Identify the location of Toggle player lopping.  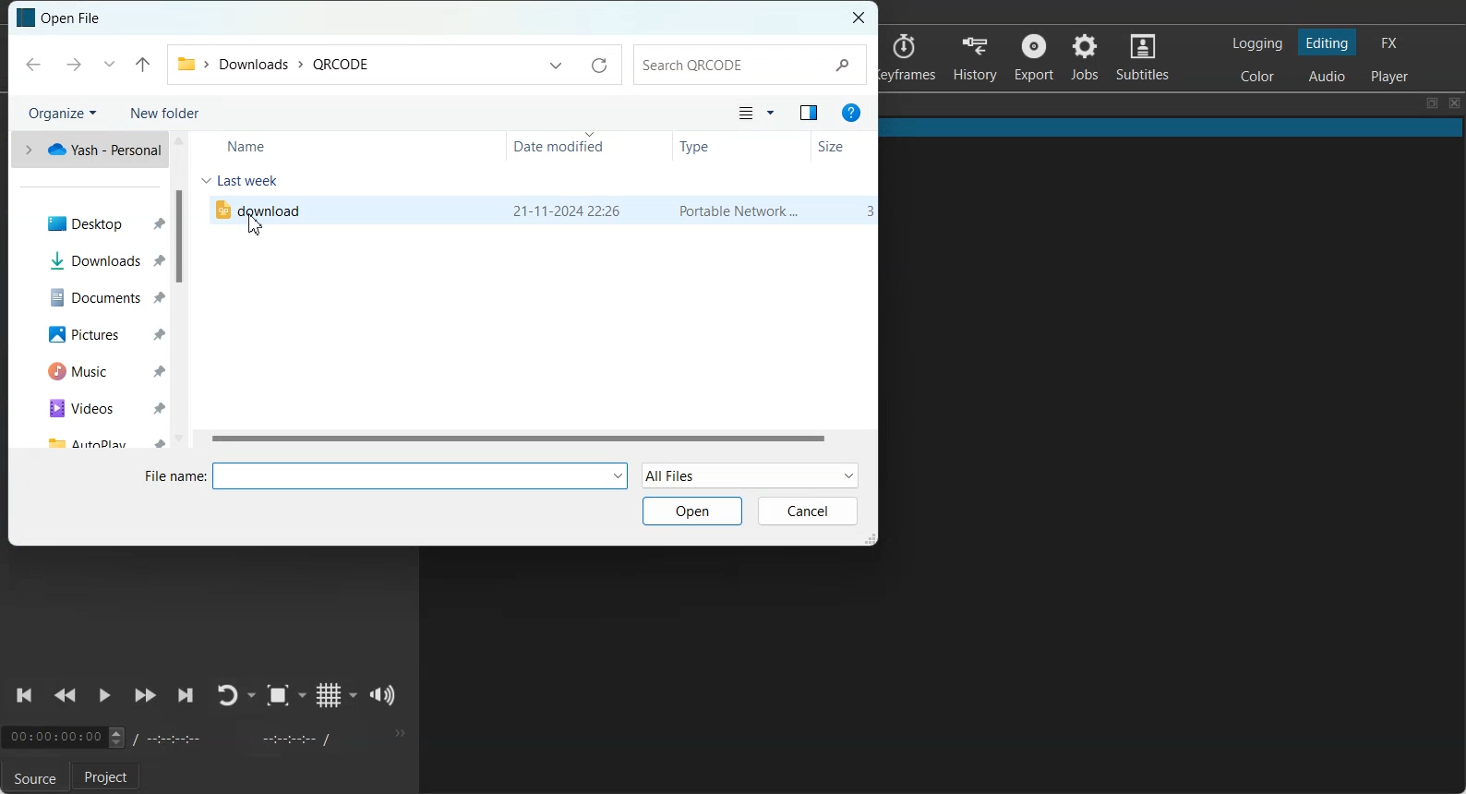
(228, 695).